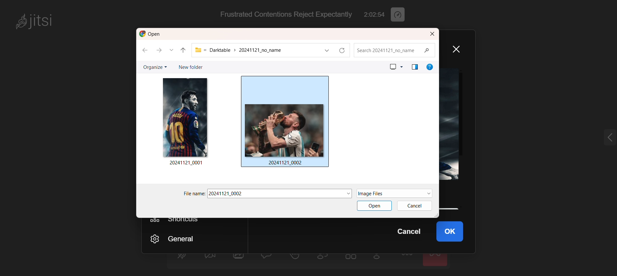  I want to click on dropdown, so click(347, 192).